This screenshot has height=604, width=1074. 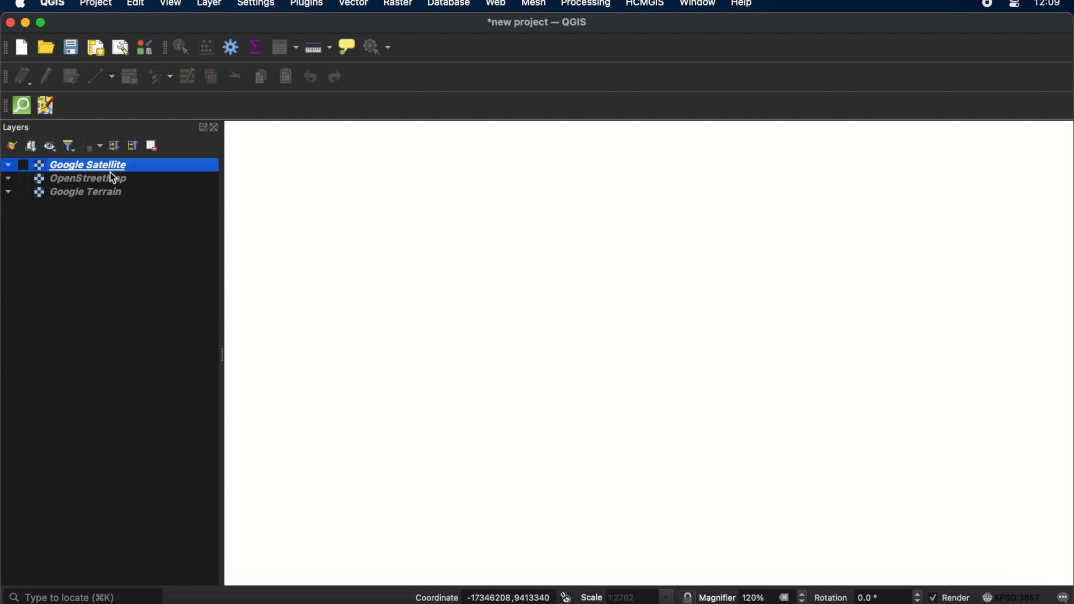 What do you see at coordinates (144, 48) in the screenshot?
I see `style manager` at bounding box center [144, 48].